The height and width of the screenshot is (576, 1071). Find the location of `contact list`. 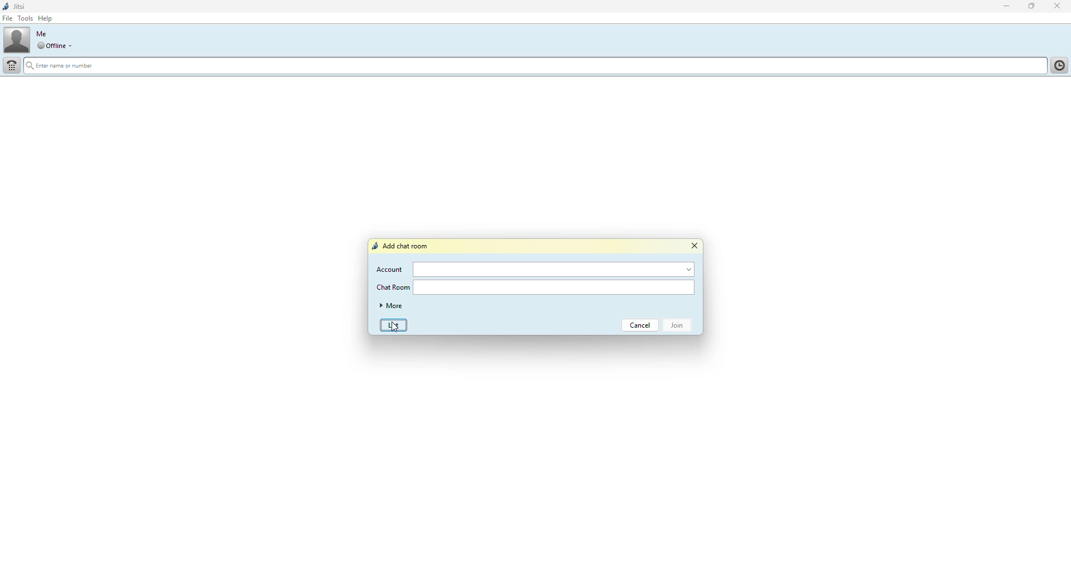

contact list is located at coordinates (1056, 65).